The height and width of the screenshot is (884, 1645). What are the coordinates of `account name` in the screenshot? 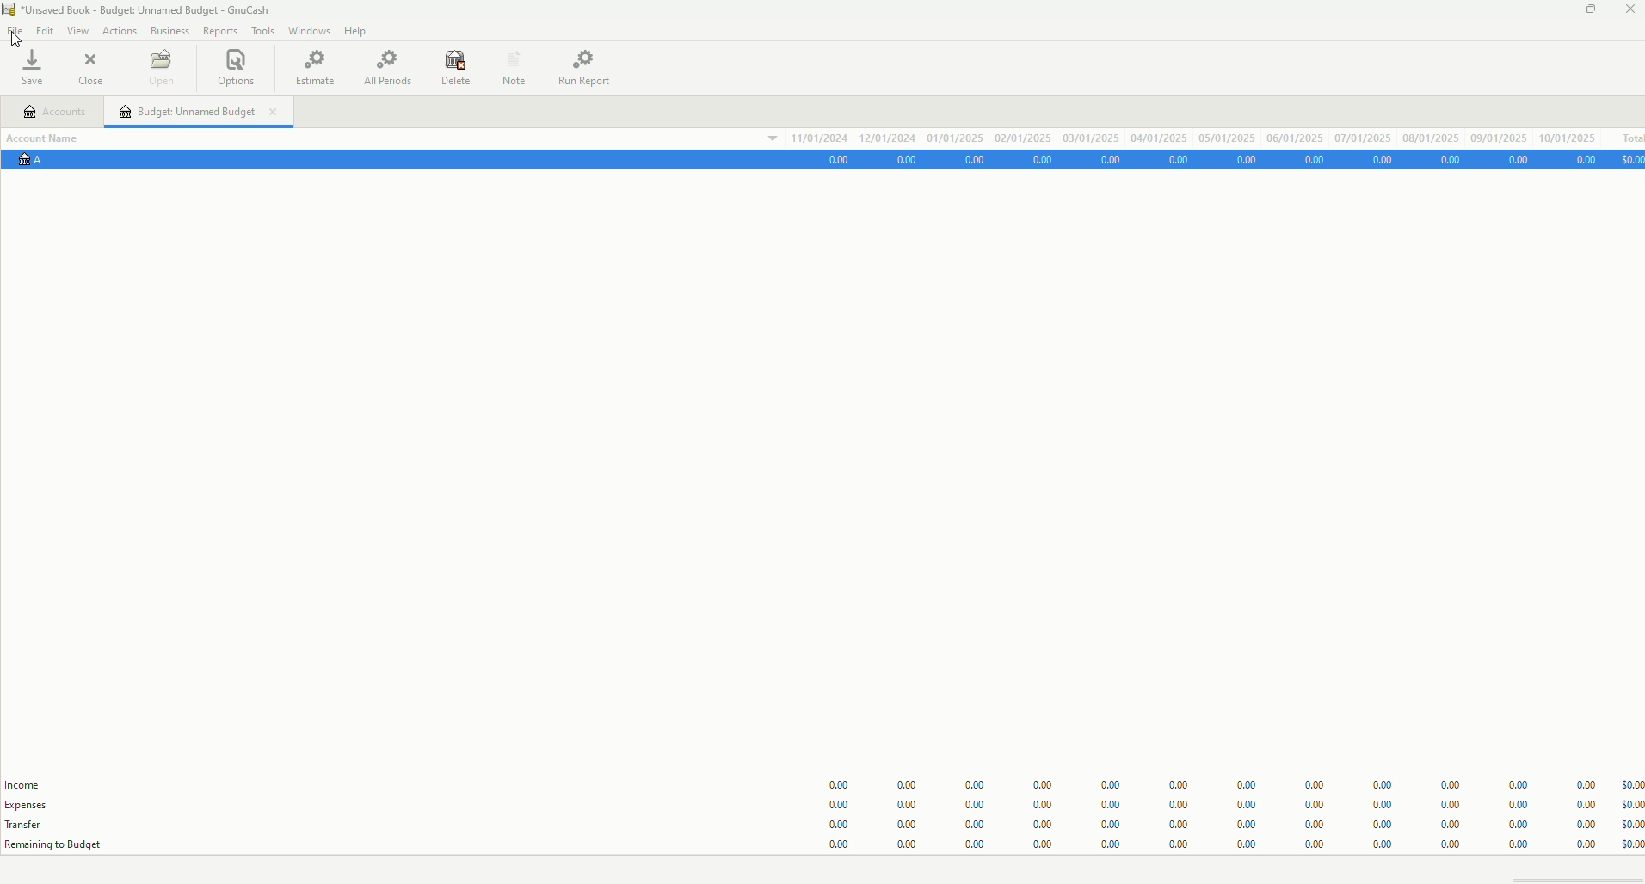 It's located at (51, 137).